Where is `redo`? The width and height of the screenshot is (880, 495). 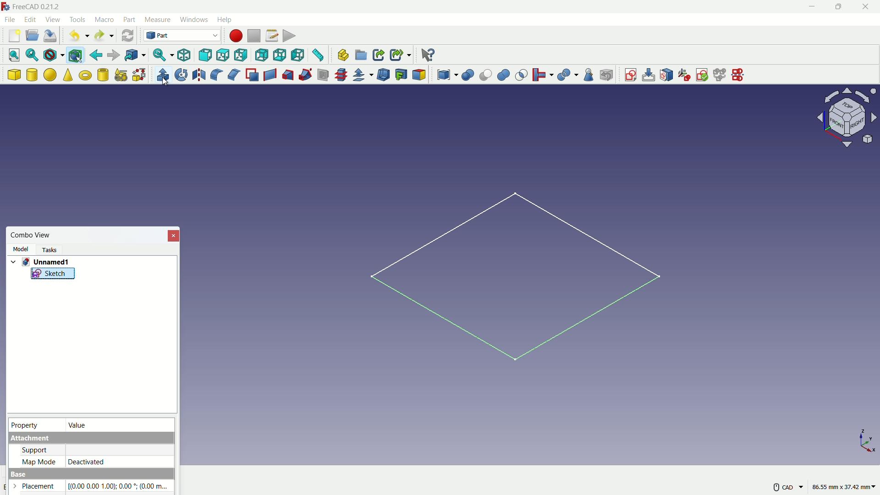 redo is located at coordinates (103, 35).